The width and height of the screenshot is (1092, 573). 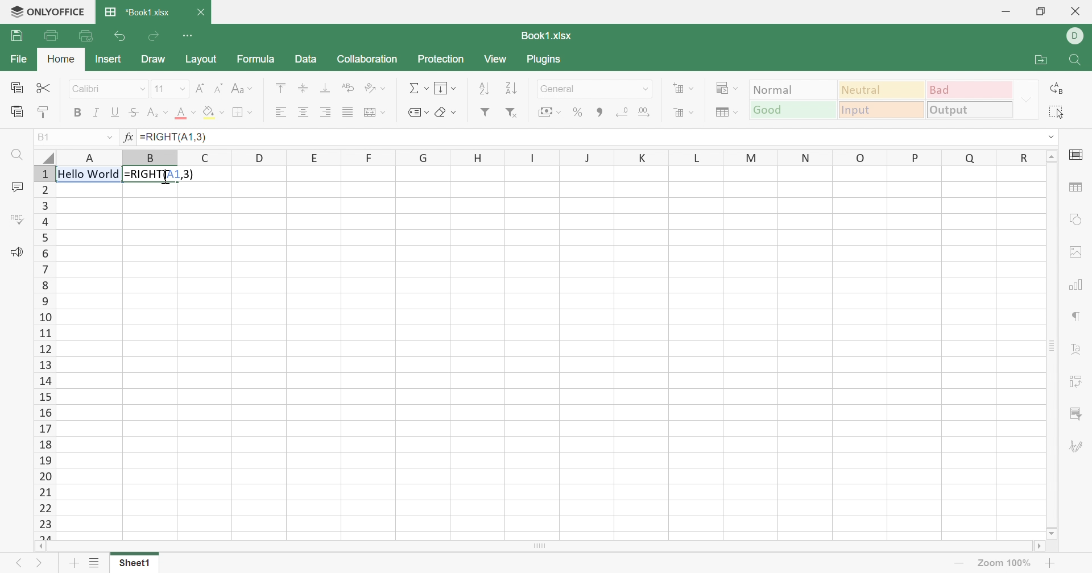 I want to click on Align left, so click(x=282, y=111).